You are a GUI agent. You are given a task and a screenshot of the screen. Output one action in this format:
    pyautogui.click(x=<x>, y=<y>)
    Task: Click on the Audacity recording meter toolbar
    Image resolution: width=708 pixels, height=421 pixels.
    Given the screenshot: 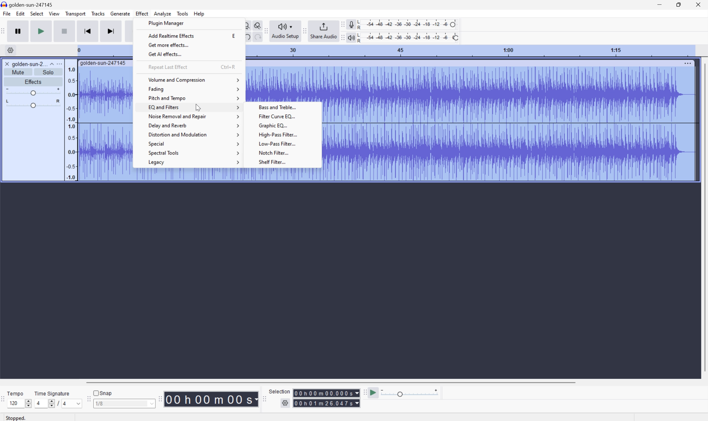 What is the action you would take?
    pyautogui.click(x=341, y=24)
    